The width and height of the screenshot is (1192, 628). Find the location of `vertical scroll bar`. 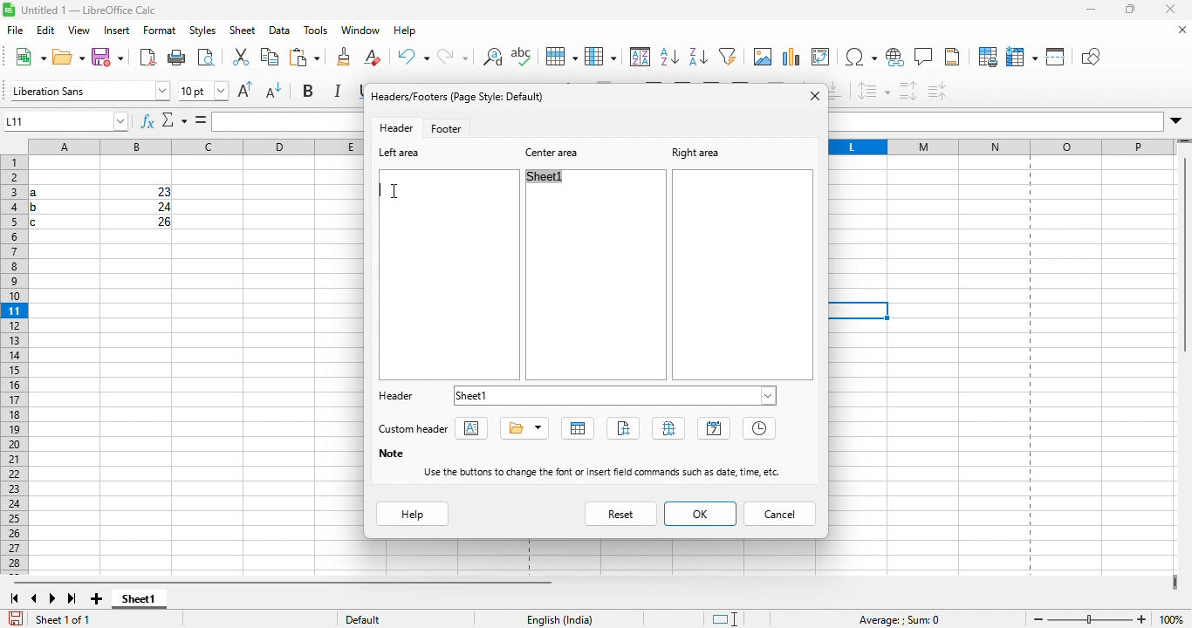

vertical scroll bar is located at coordinates (1182, 256).